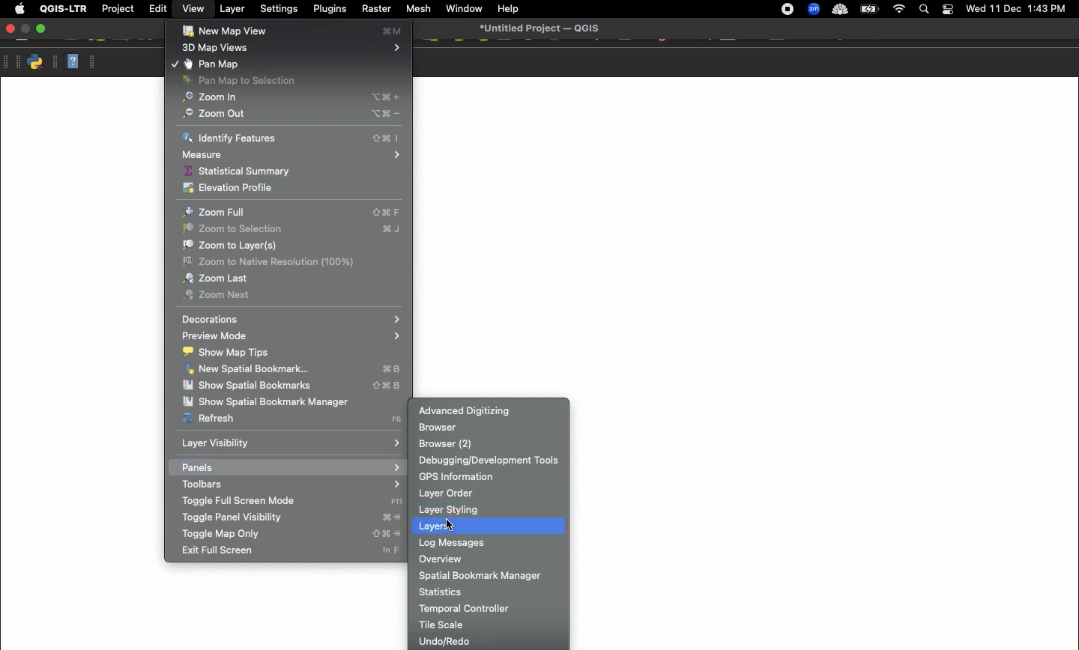 The image size is (1079, 650). Describe the element at coordinates (508, 9) in the screenshot. I see `Help` at that location.